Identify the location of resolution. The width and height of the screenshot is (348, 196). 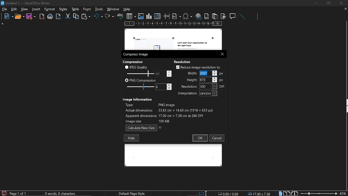
(203, 86).